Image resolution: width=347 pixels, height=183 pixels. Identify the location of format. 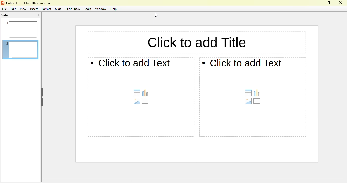
(46, 9).